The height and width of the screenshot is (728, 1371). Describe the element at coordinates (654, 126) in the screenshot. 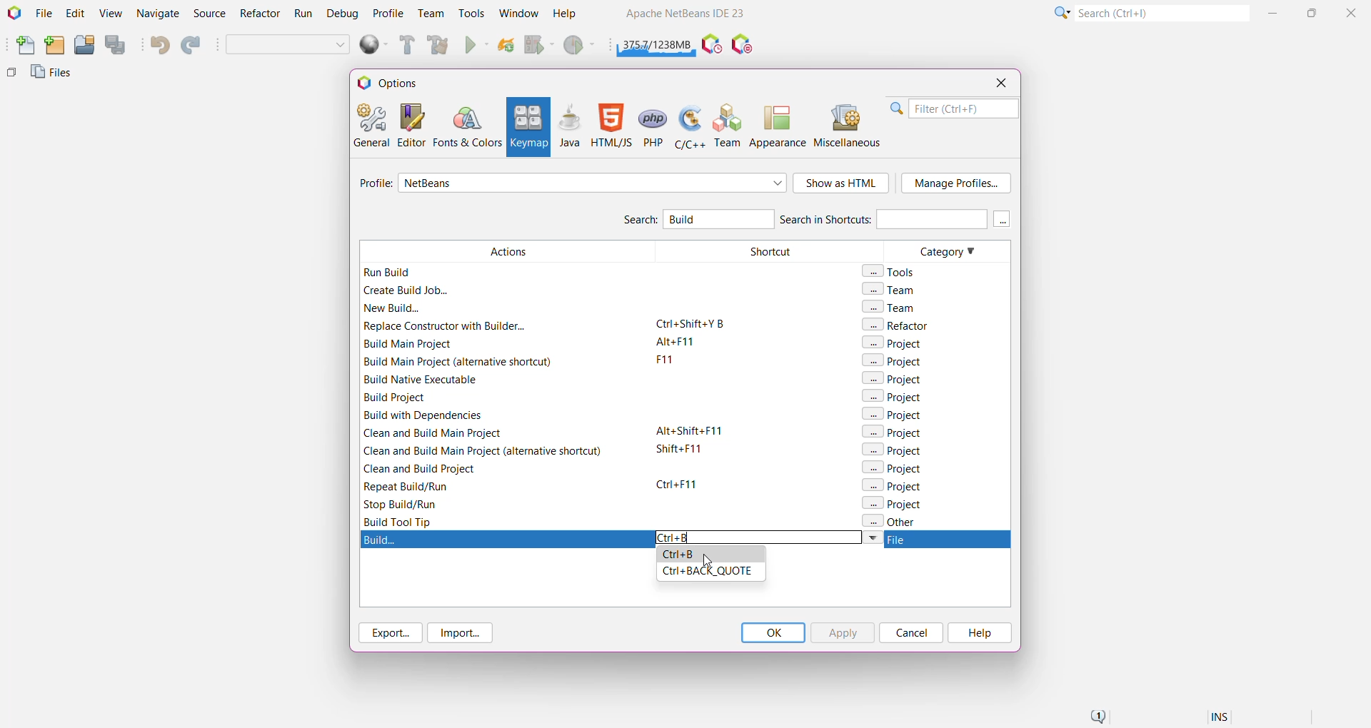

I see `PHP` at that location.